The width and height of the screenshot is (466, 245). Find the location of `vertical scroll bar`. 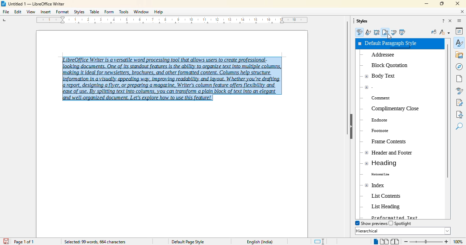

vertical scroll bar is located at coordinates (449, 111).